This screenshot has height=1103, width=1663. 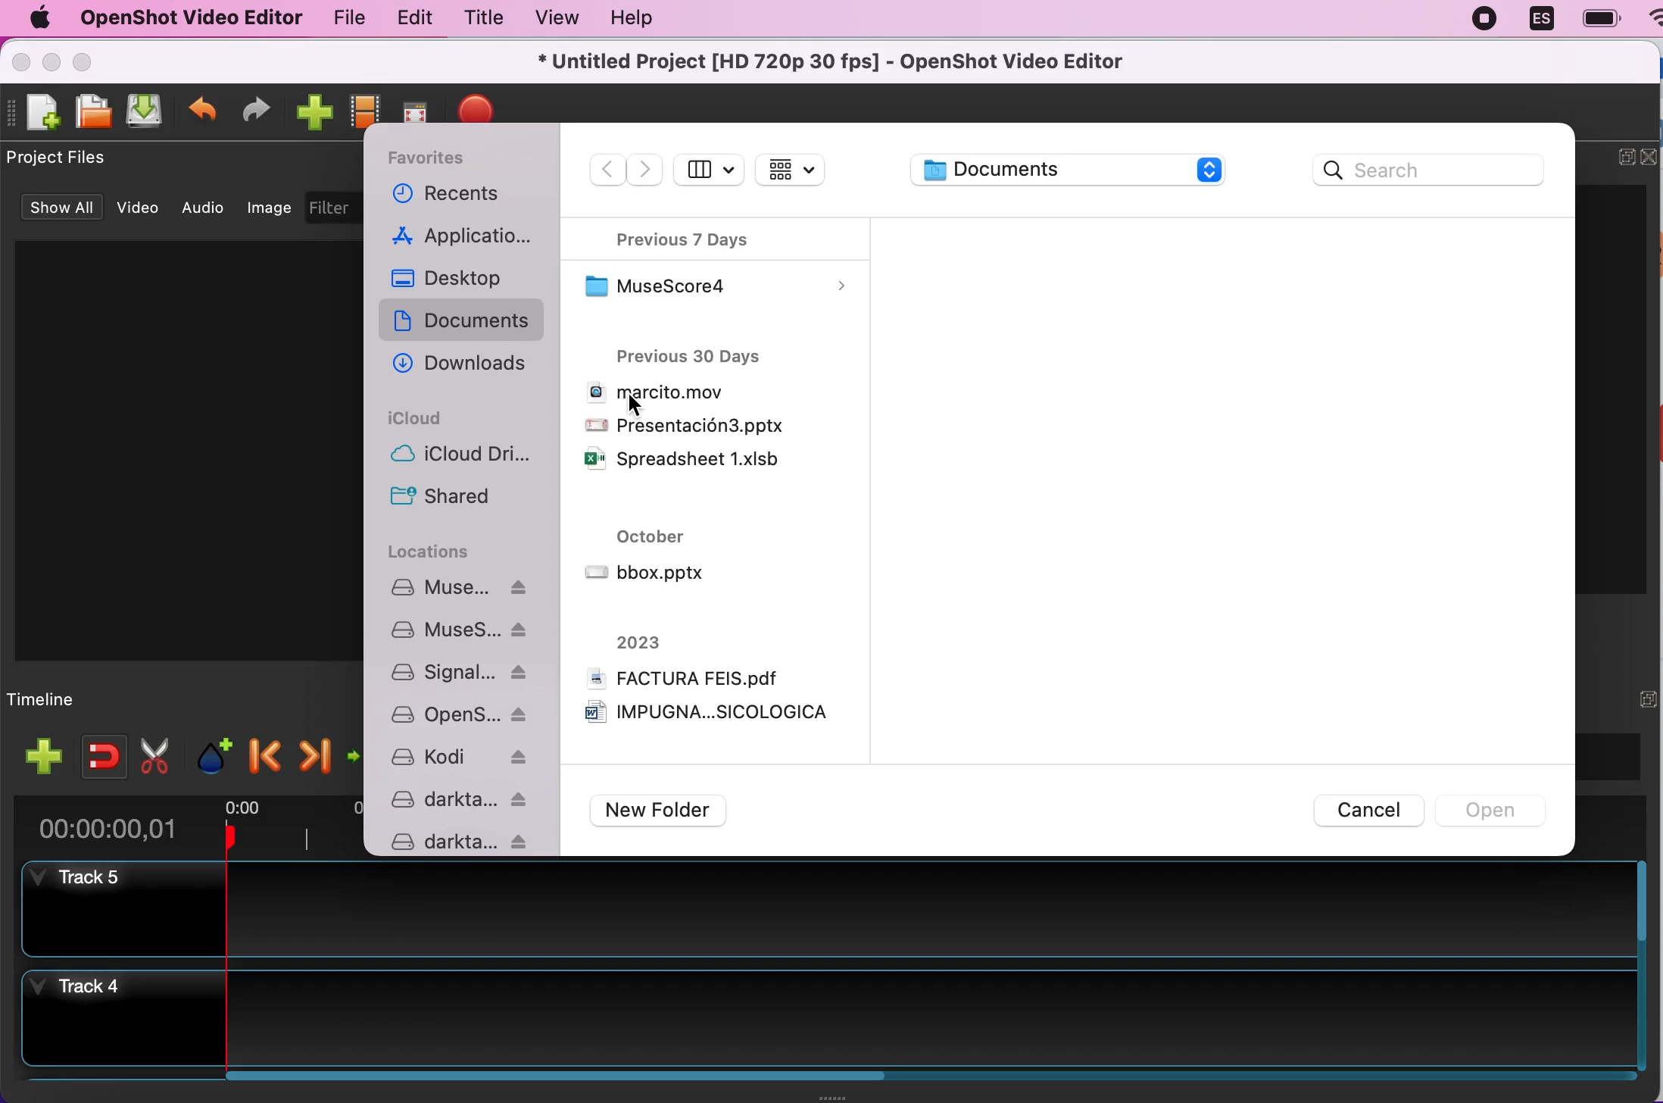 What do you see at coordinates (645, 574) in the screenshot?
I see `bbox.pptx` at bounding box center [645, 574].